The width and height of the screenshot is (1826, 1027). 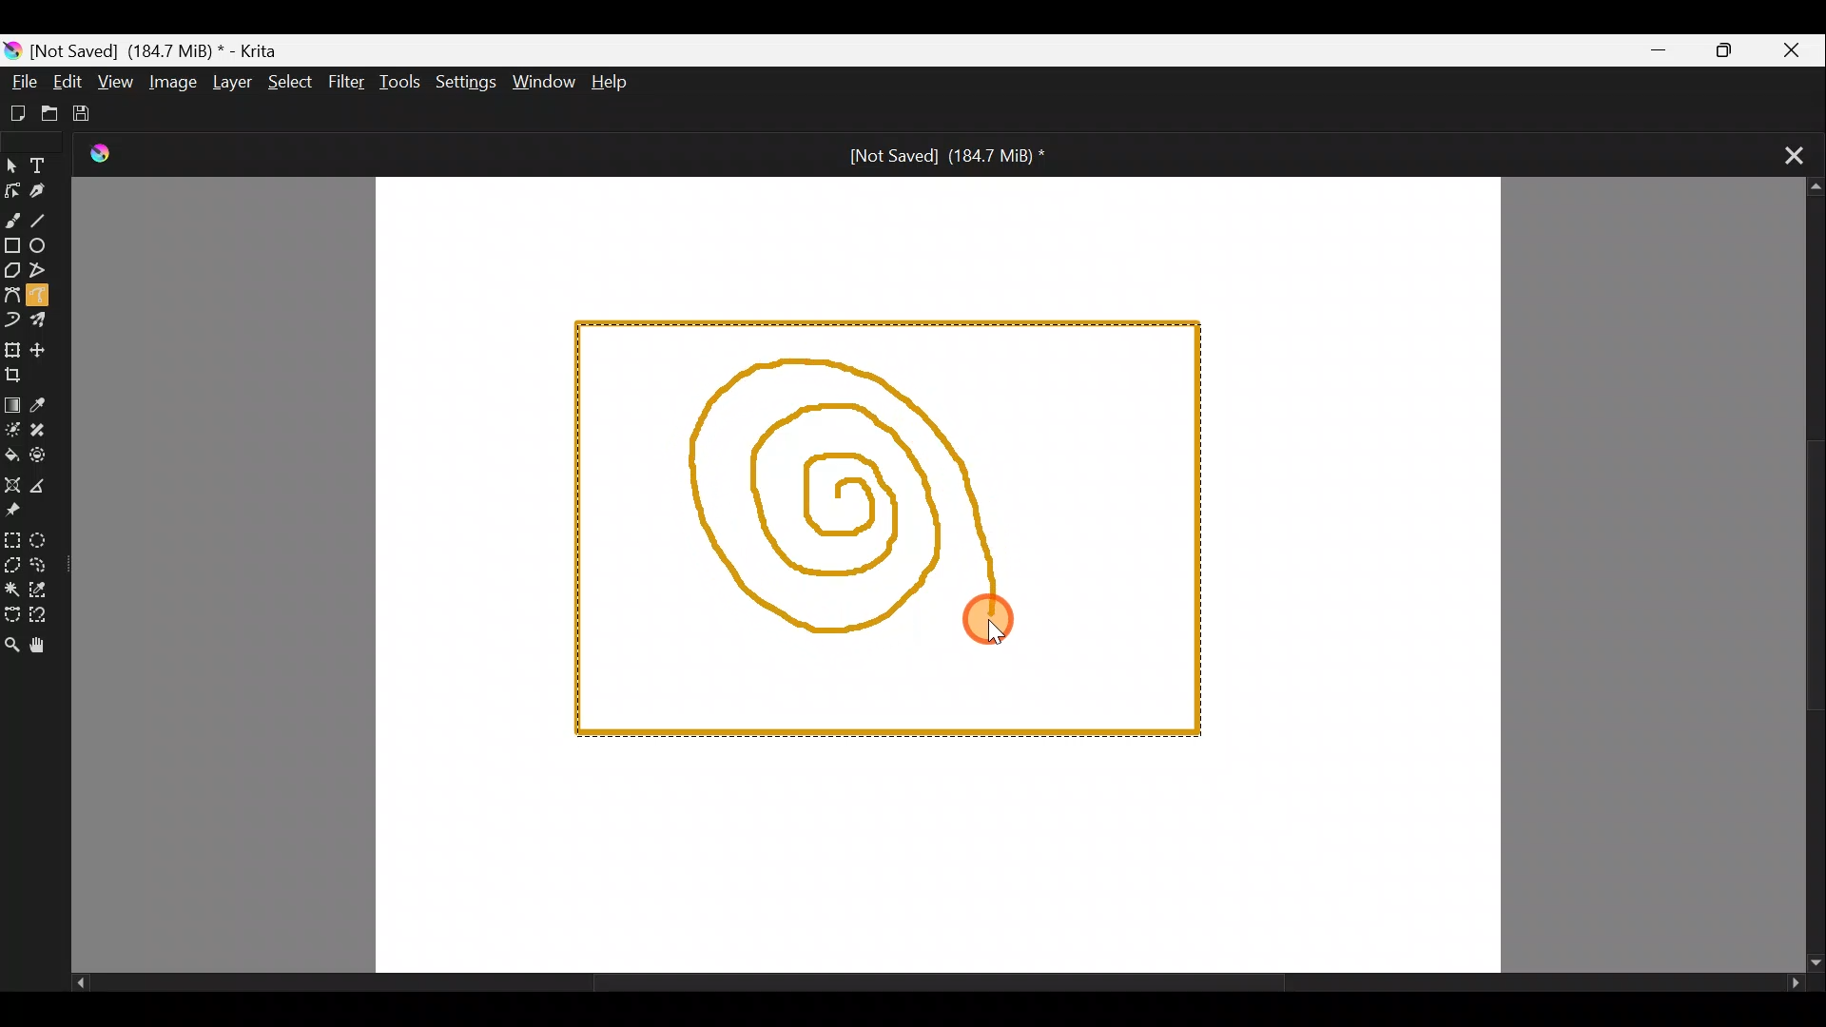 What do you see at coordinates (11, 645) in the screenshot?
I see `Zoom tool` at bounding box center [11, 645].